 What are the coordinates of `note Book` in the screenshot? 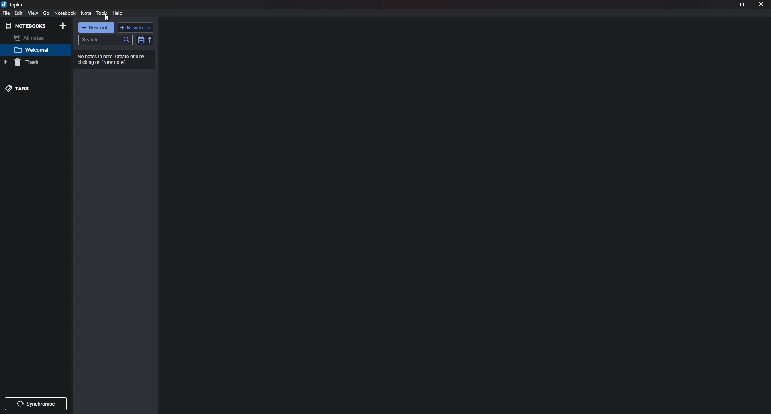 It's located at (65, 13).